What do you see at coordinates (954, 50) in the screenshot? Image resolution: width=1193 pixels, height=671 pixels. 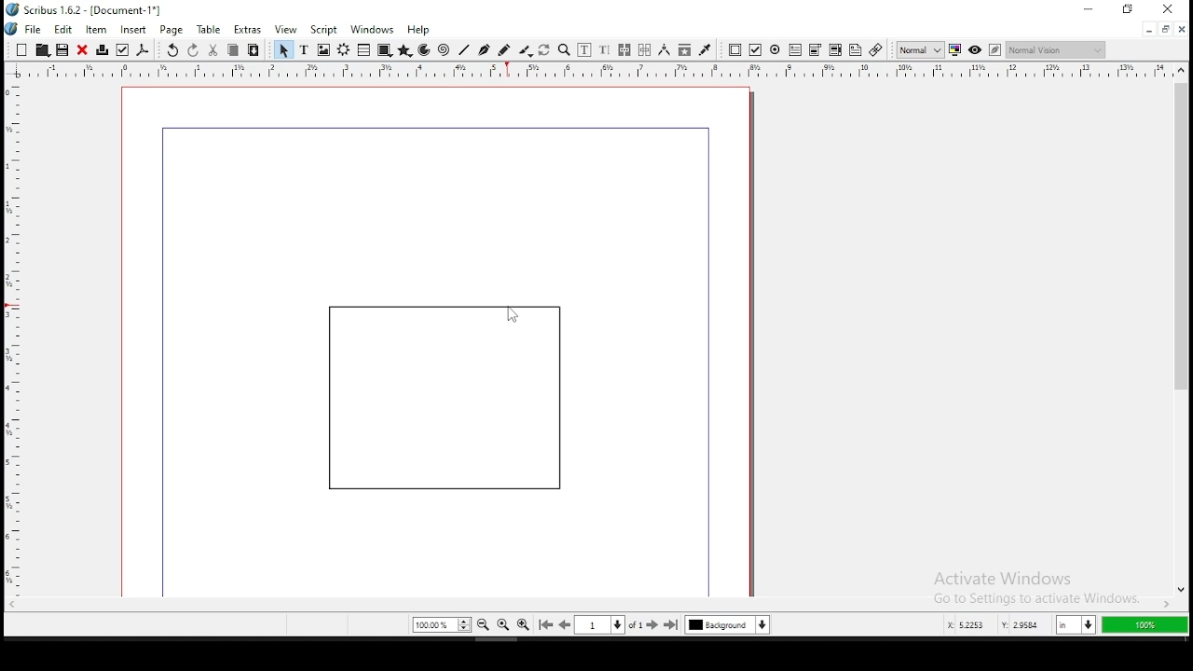 I see `toggle color management system` at bounding box center [954, 50].